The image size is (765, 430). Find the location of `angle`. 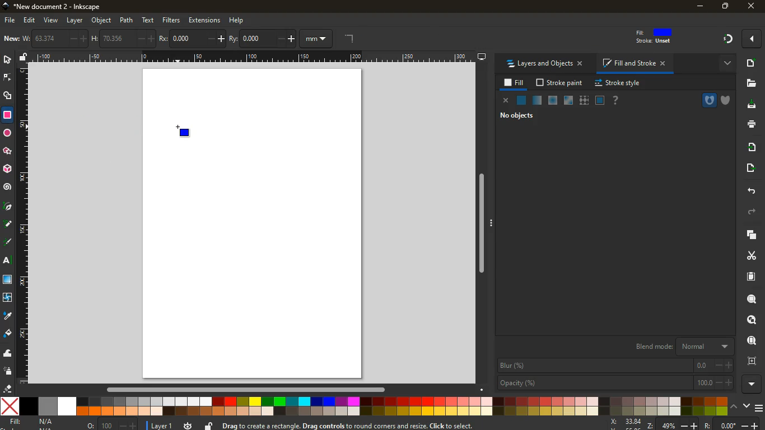

angle is located at coordinates (352, 39).